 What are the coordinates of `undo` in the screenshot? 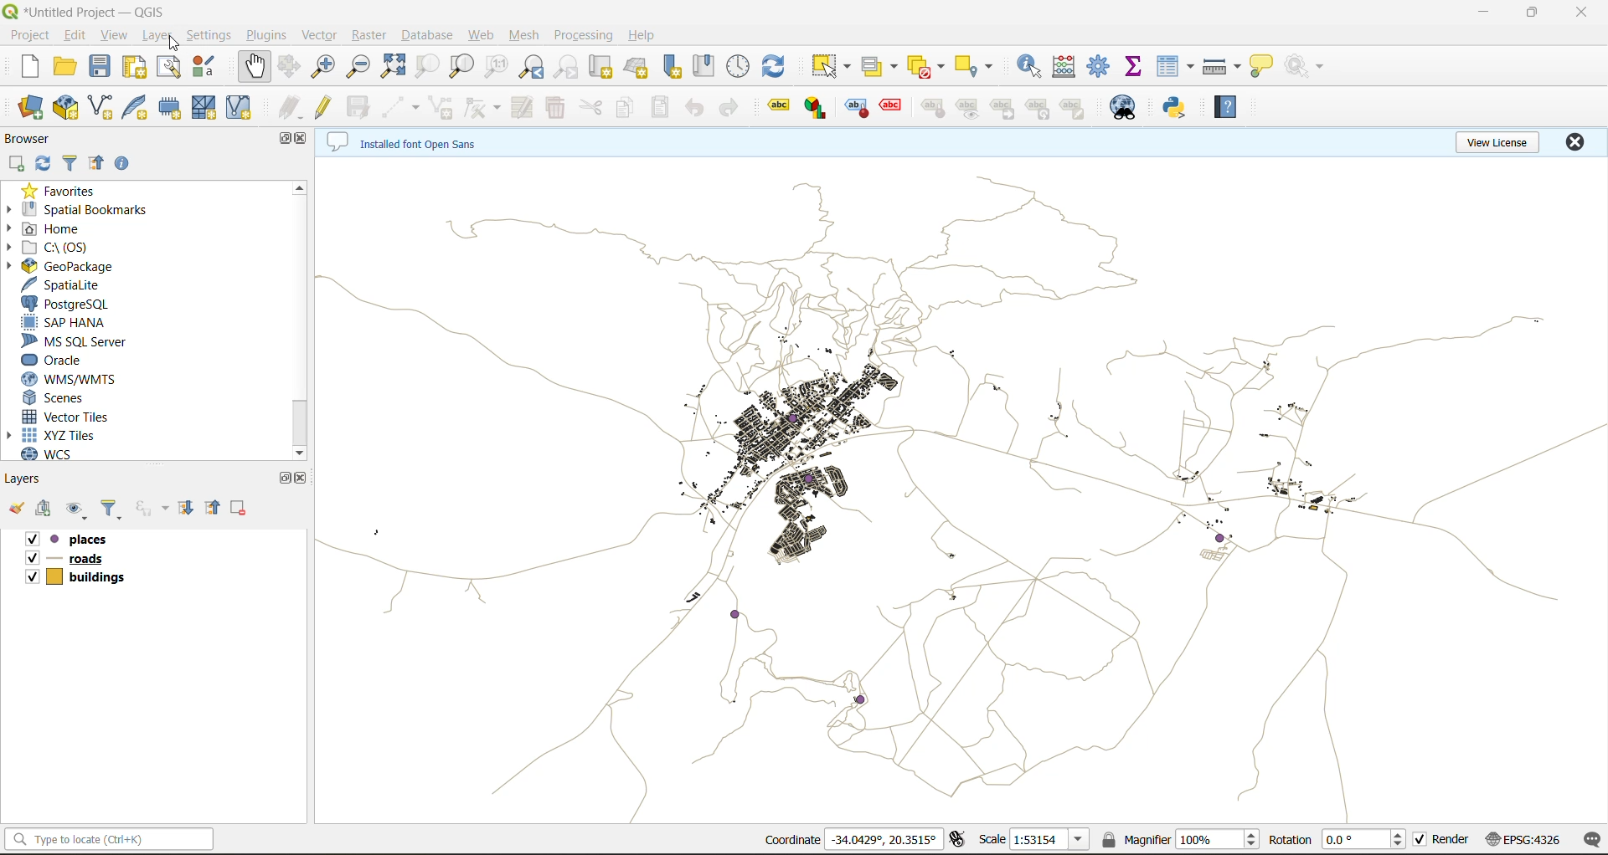 It's located at (701, 110).